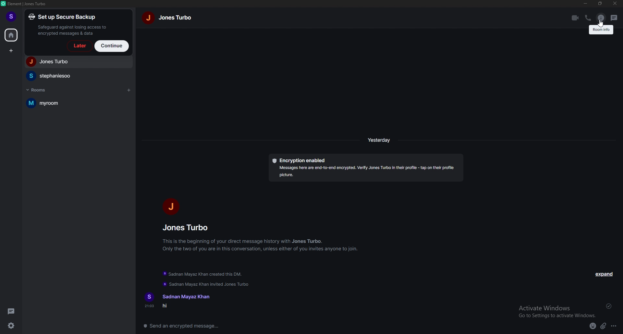  Describe the element at coordinates (12, 326) in the screenshot. I see `settings` at that location.